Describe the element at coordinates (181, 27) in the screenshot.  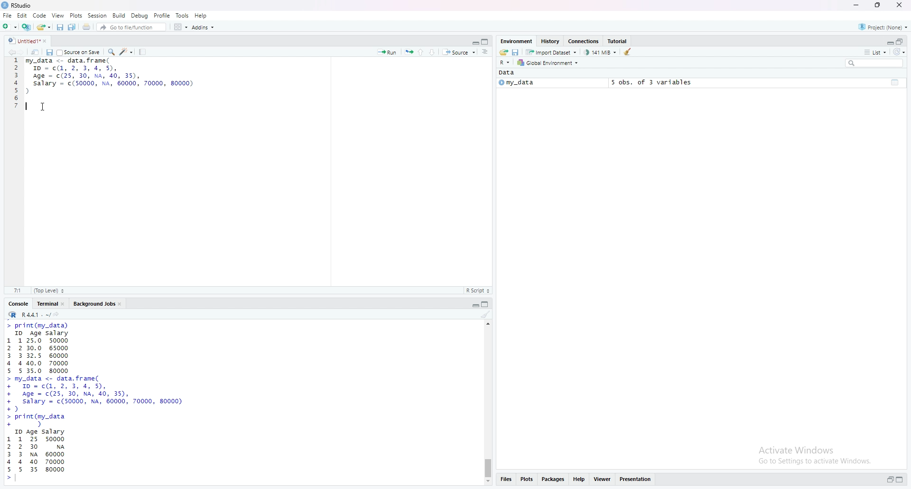
I see `workspace panes` at that location.